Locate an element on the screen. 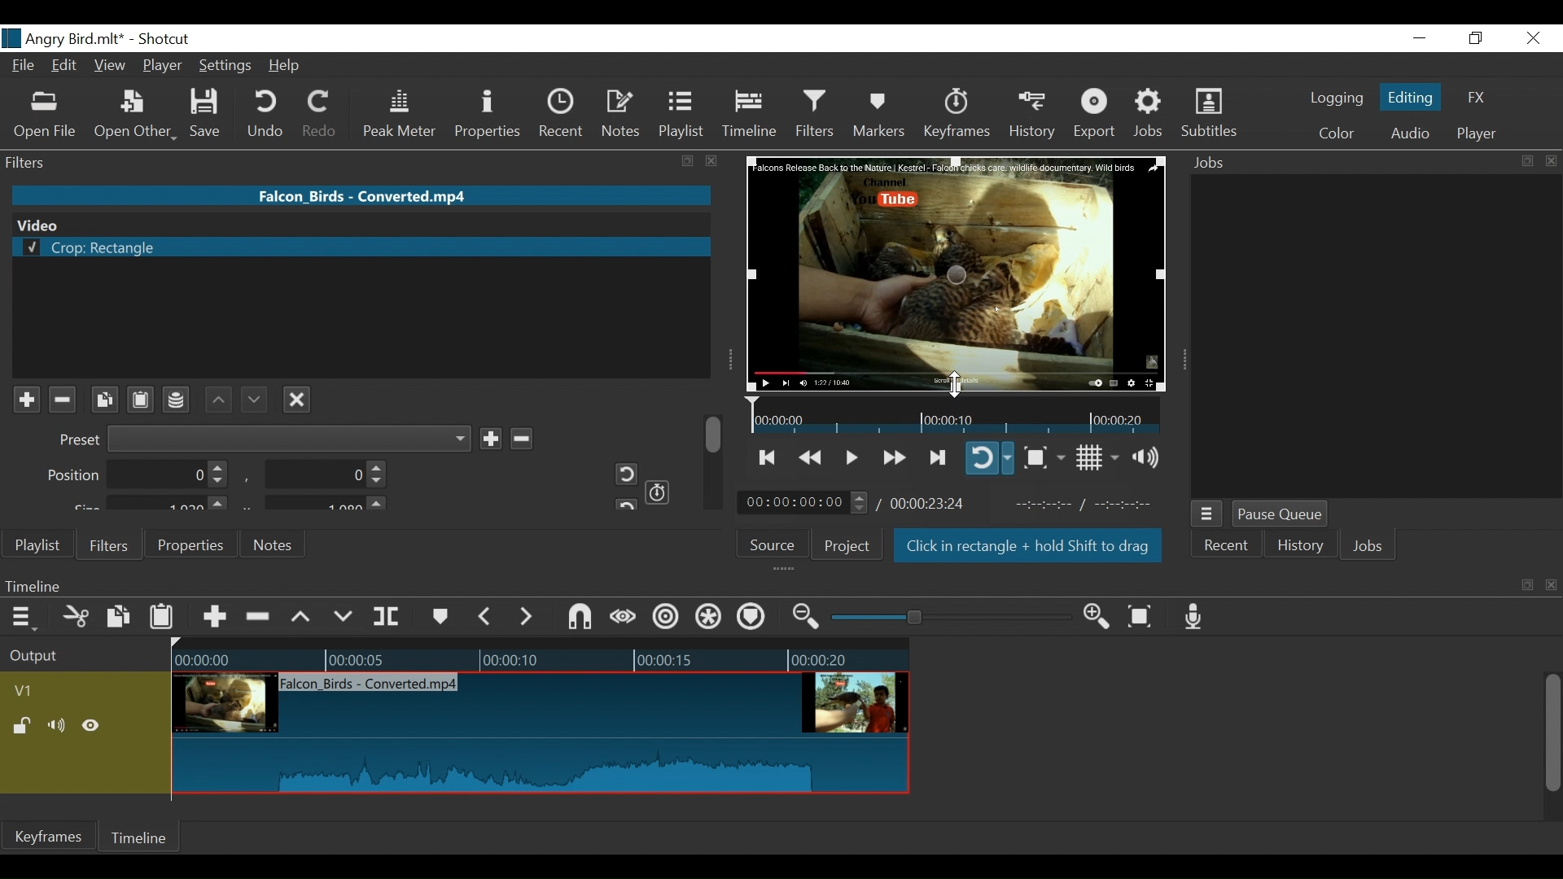 Image resolution: width=1563 pixels, height=879 pixels. Redo is located at coordinates (321, 114).